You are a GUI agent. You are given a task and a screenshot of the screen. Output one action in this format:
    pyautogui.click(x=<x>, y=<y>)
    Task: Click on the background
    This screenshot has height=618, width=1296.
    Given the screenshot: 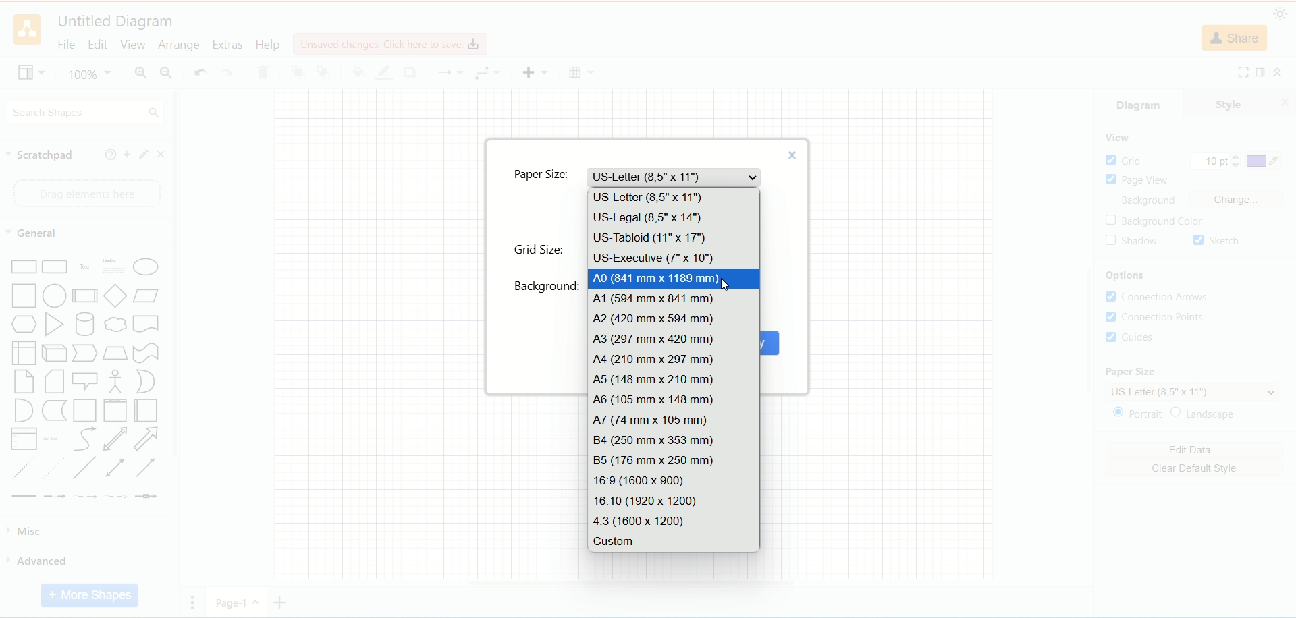 What is the action you would take?
    pyautogui.click(x=1154, y=202)
    